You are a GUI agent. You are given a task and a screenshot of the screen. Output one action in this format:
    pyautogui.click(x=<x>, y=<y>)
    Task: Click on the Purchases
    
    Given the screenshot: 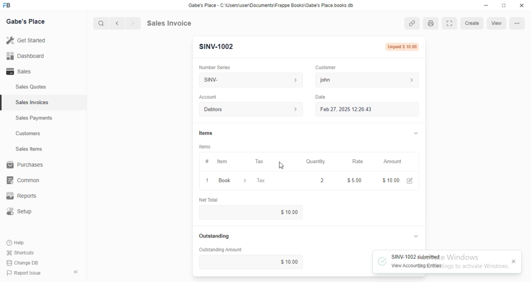 What is the action you would take?
    pyautogui.click(x=24, y=165)
    